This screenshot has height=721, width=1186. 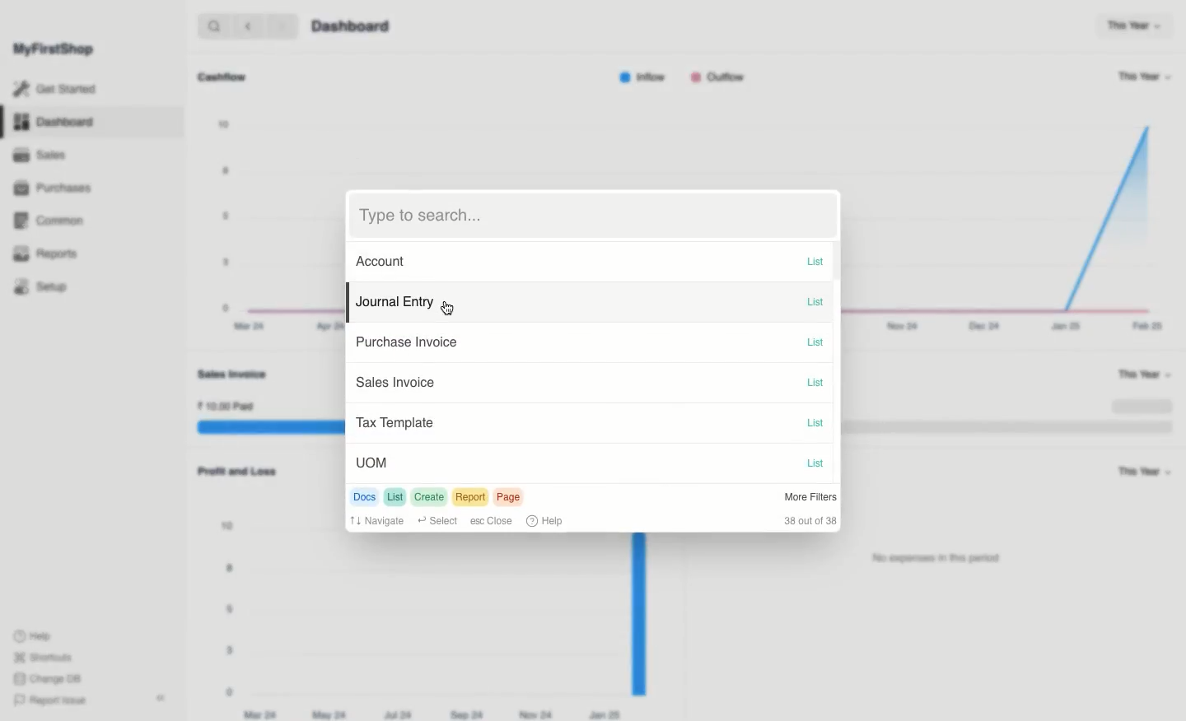 I want to click on Close, so click(x=488, y=521).